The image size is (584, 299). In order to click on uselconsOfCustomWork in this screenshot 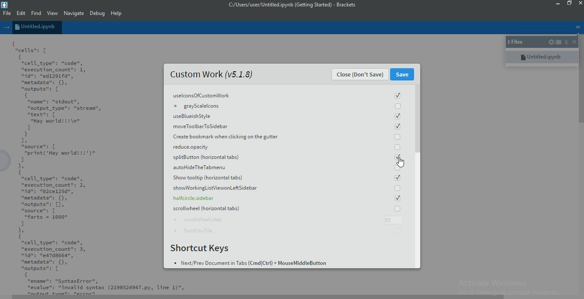, I will do `click(289, 97)`.